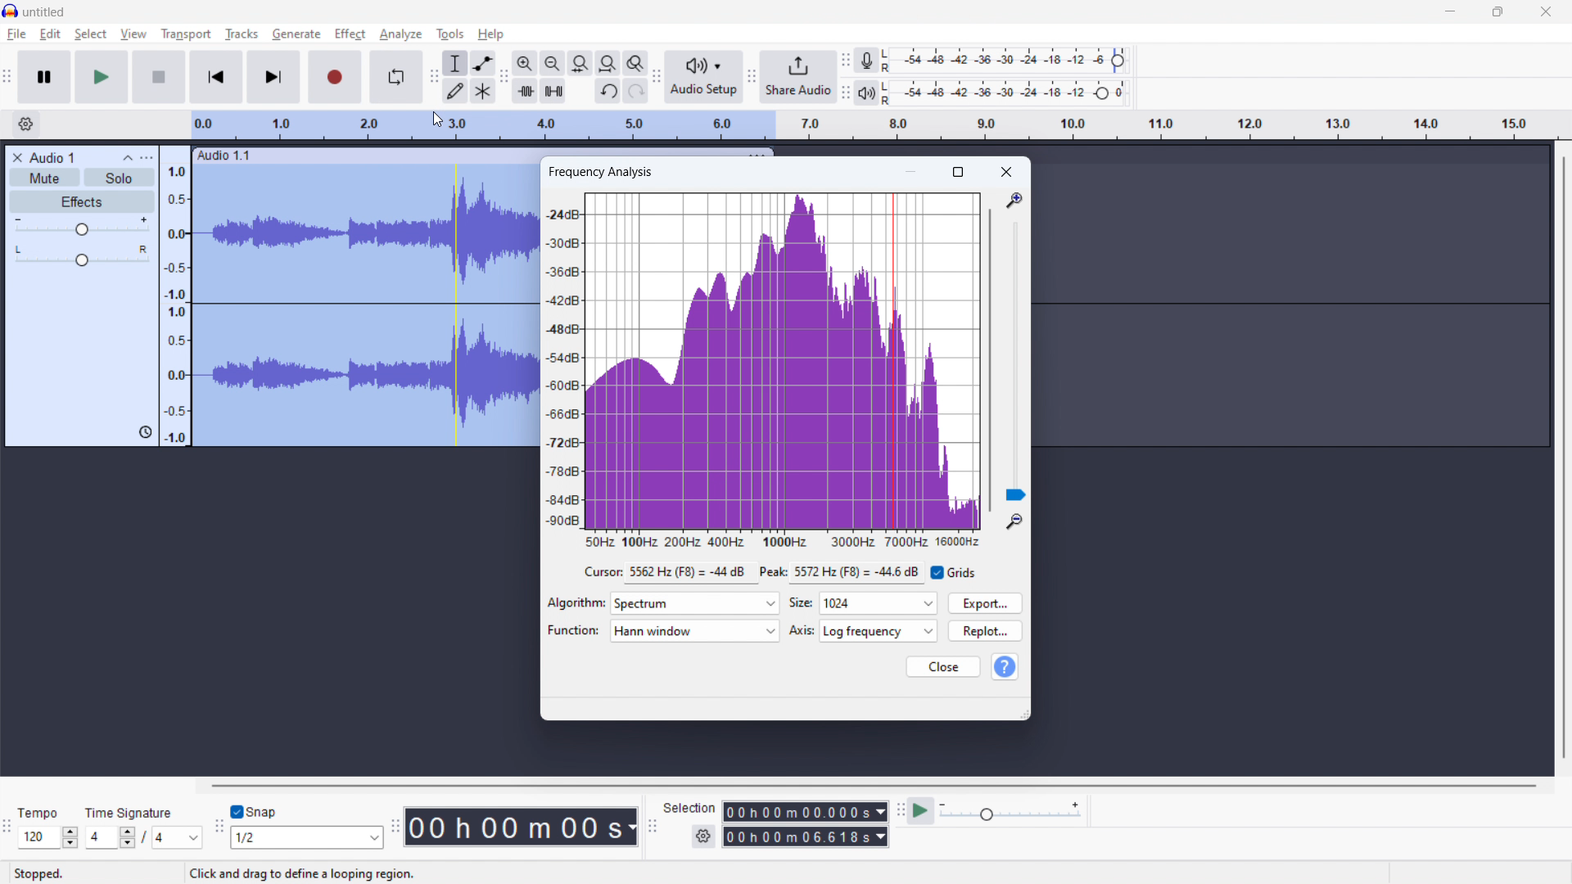 The height and width of the screenshot is (884, 1572). What do you see at coordinates (159, 77) in the screenshot?
I see `stop` at bounding box center [159, 77].